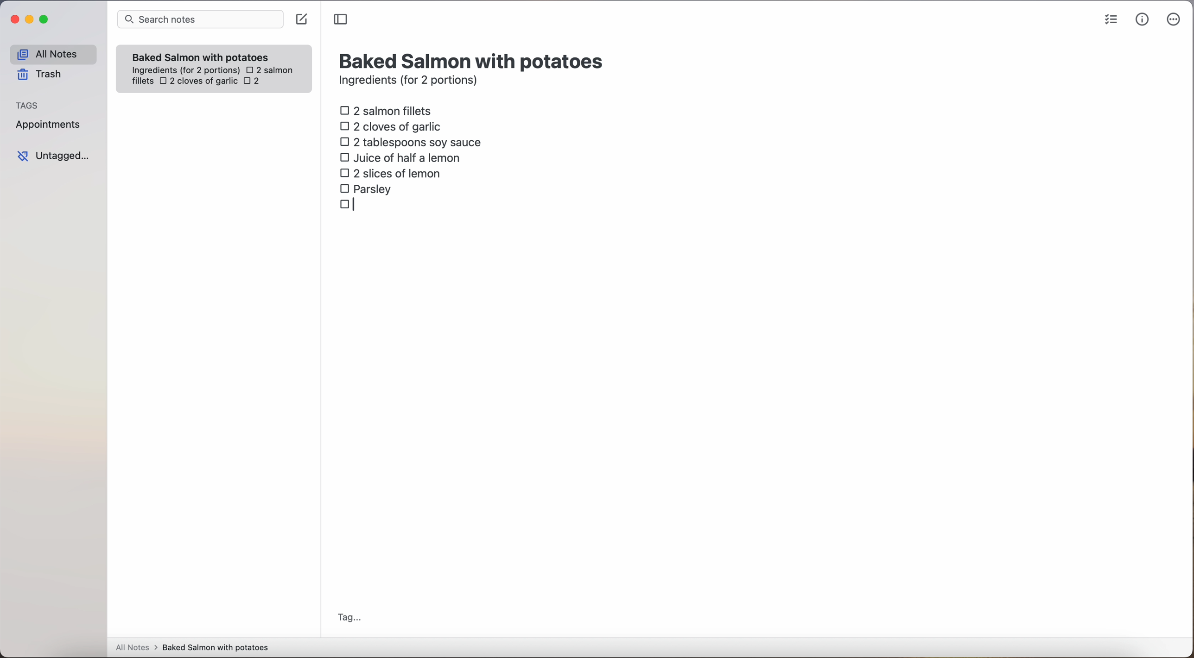 The width and height of the screenshot is (1194, 658). I want to click on 2 cloves of garlic, so click(198, 82).